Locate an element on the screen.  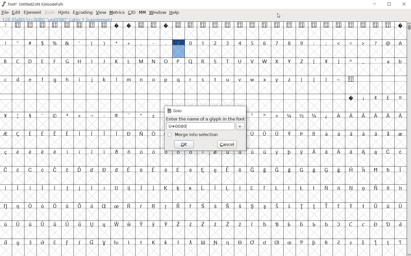
glyph is located at coordinates (388, 243).